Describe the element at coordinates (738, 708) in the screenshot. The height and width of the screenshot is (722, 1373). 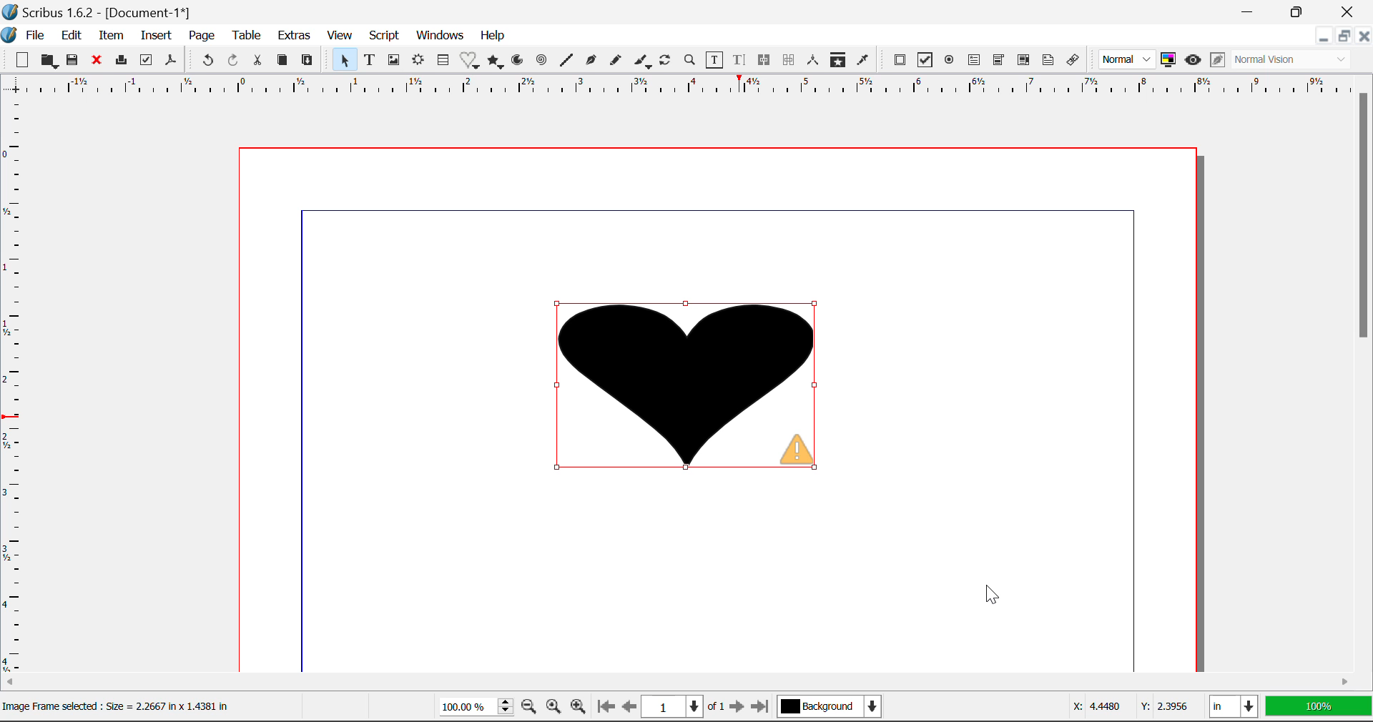
I see `Next` at that location.